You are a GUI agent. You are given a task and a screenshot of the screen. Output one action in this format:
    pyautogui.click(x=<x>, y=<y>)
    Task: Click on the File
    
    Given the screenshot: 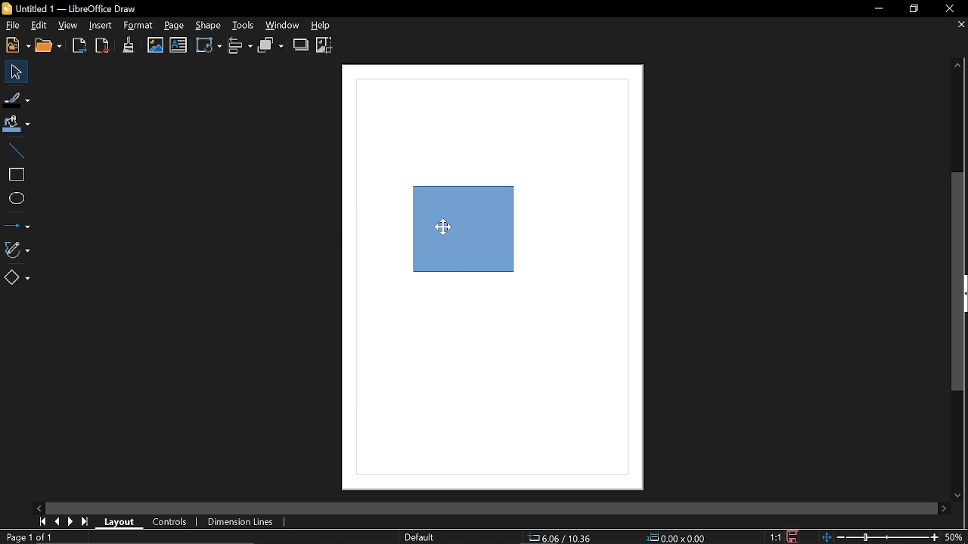 What is the action you would take?
    pyautogui.click(x=11, y=26)
    